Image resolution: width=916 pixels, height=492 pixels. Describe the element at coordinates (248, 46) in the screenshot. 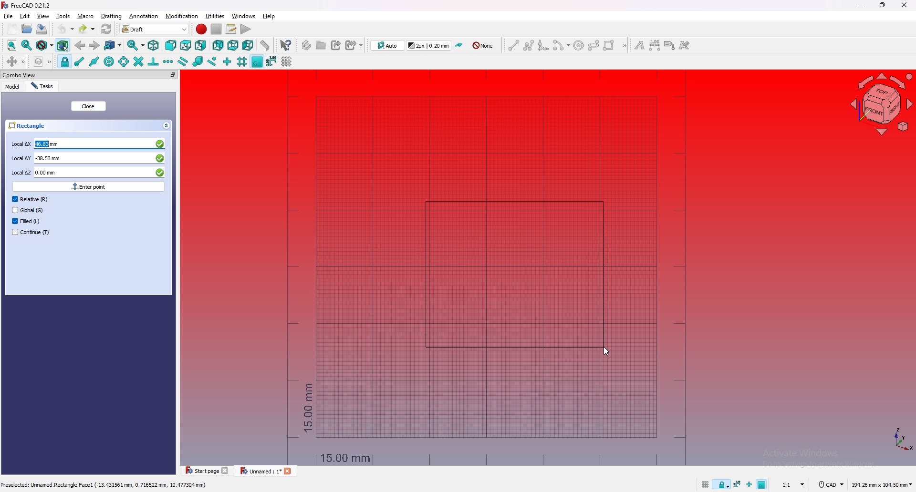

I see `left` at that location.